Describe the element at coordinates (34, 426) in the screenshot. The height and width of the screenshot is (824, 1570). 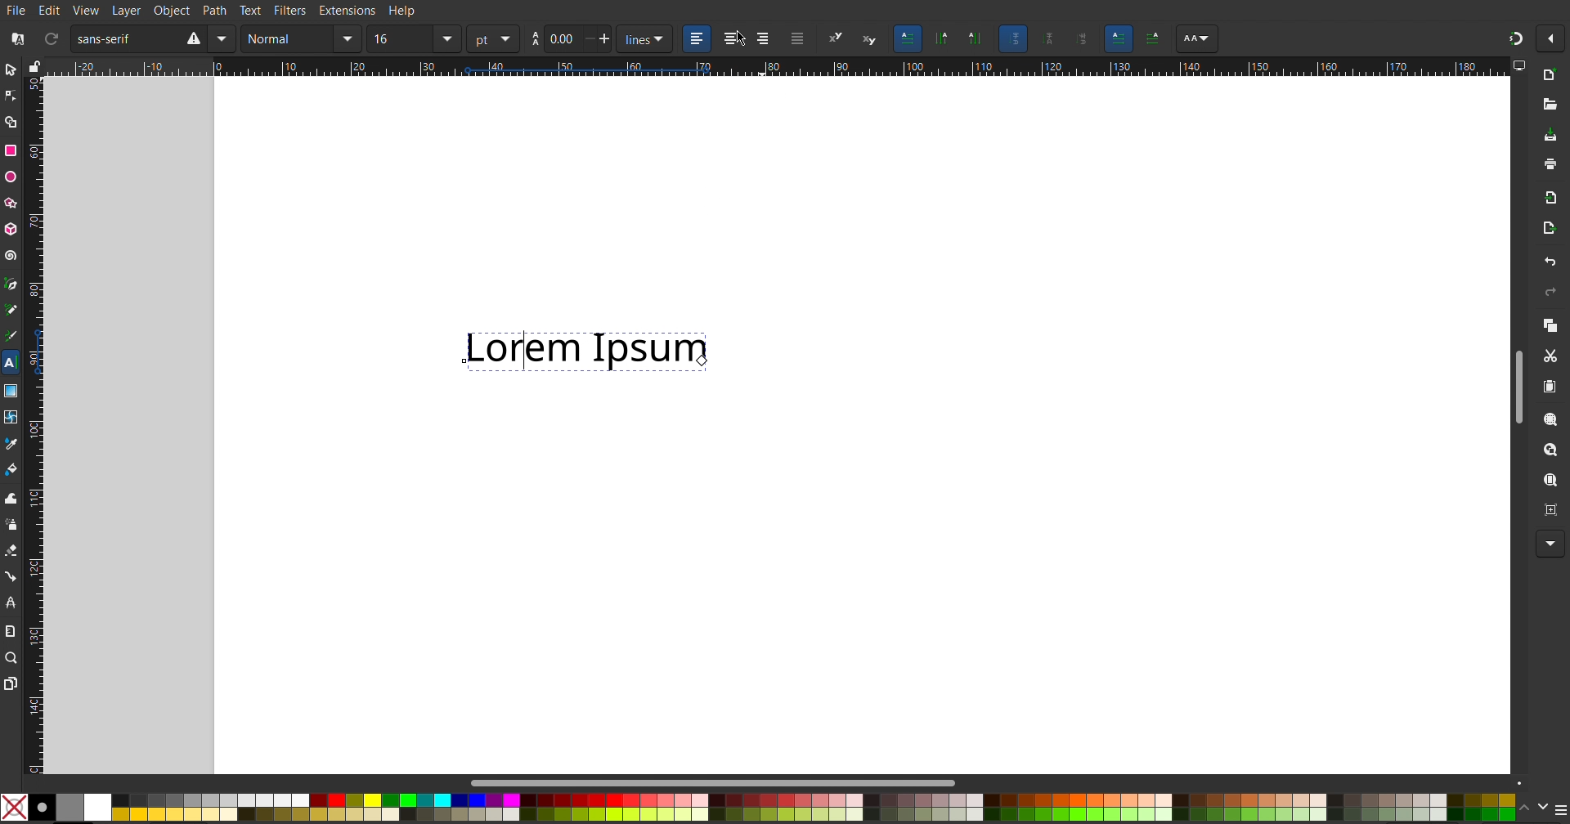
I see `Vertical Ruler` at that location.